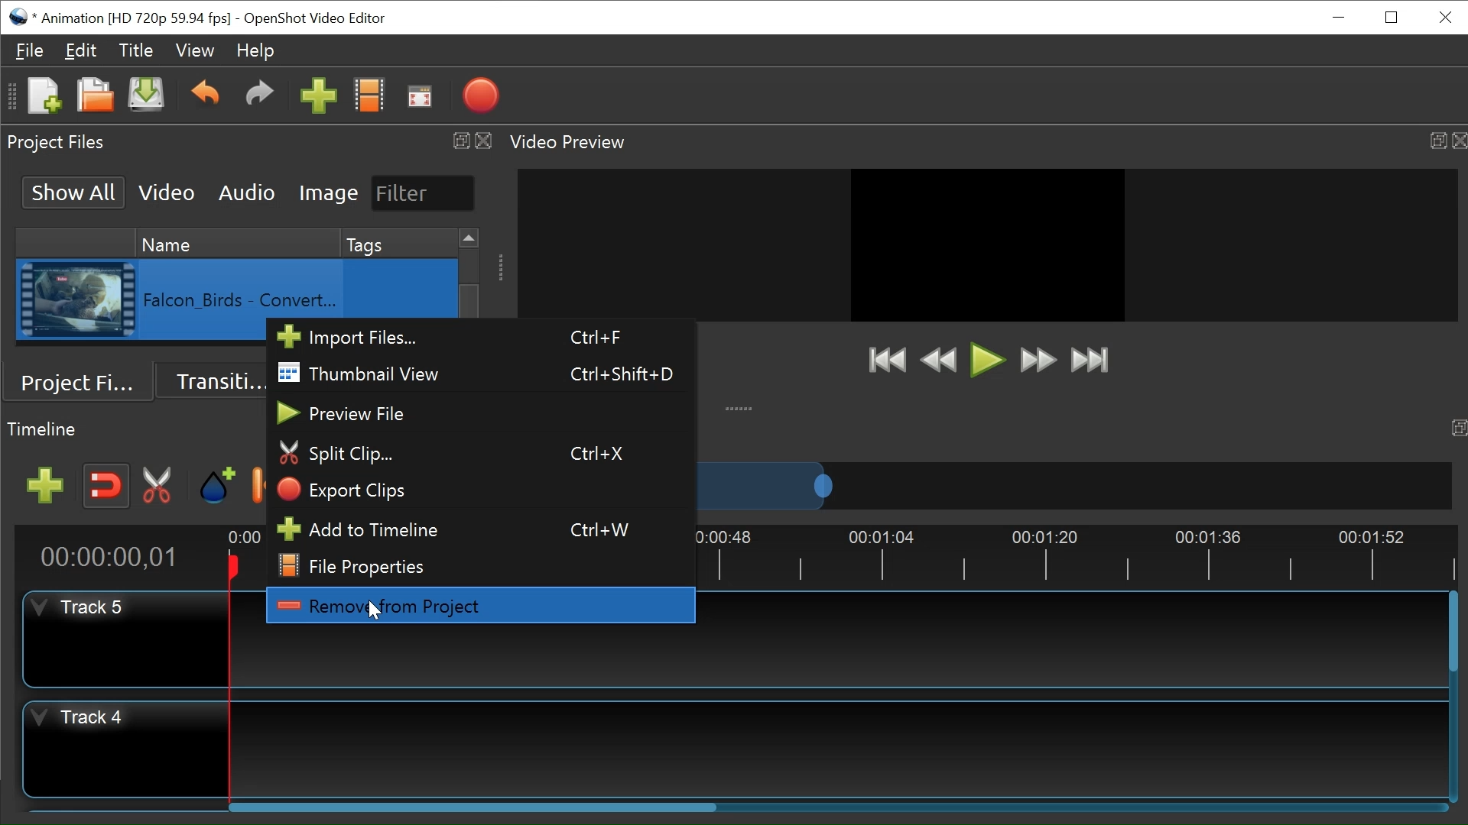 The width and height of the screenshot is (1468, 825). I want to click on Video, so click(167, 192).